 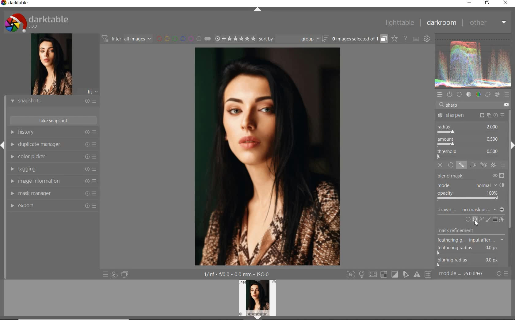 What do you see at coordinates (125, 274) in the screenshot?
I see `display a second darkroom image window` at bounding box center [125, 274].